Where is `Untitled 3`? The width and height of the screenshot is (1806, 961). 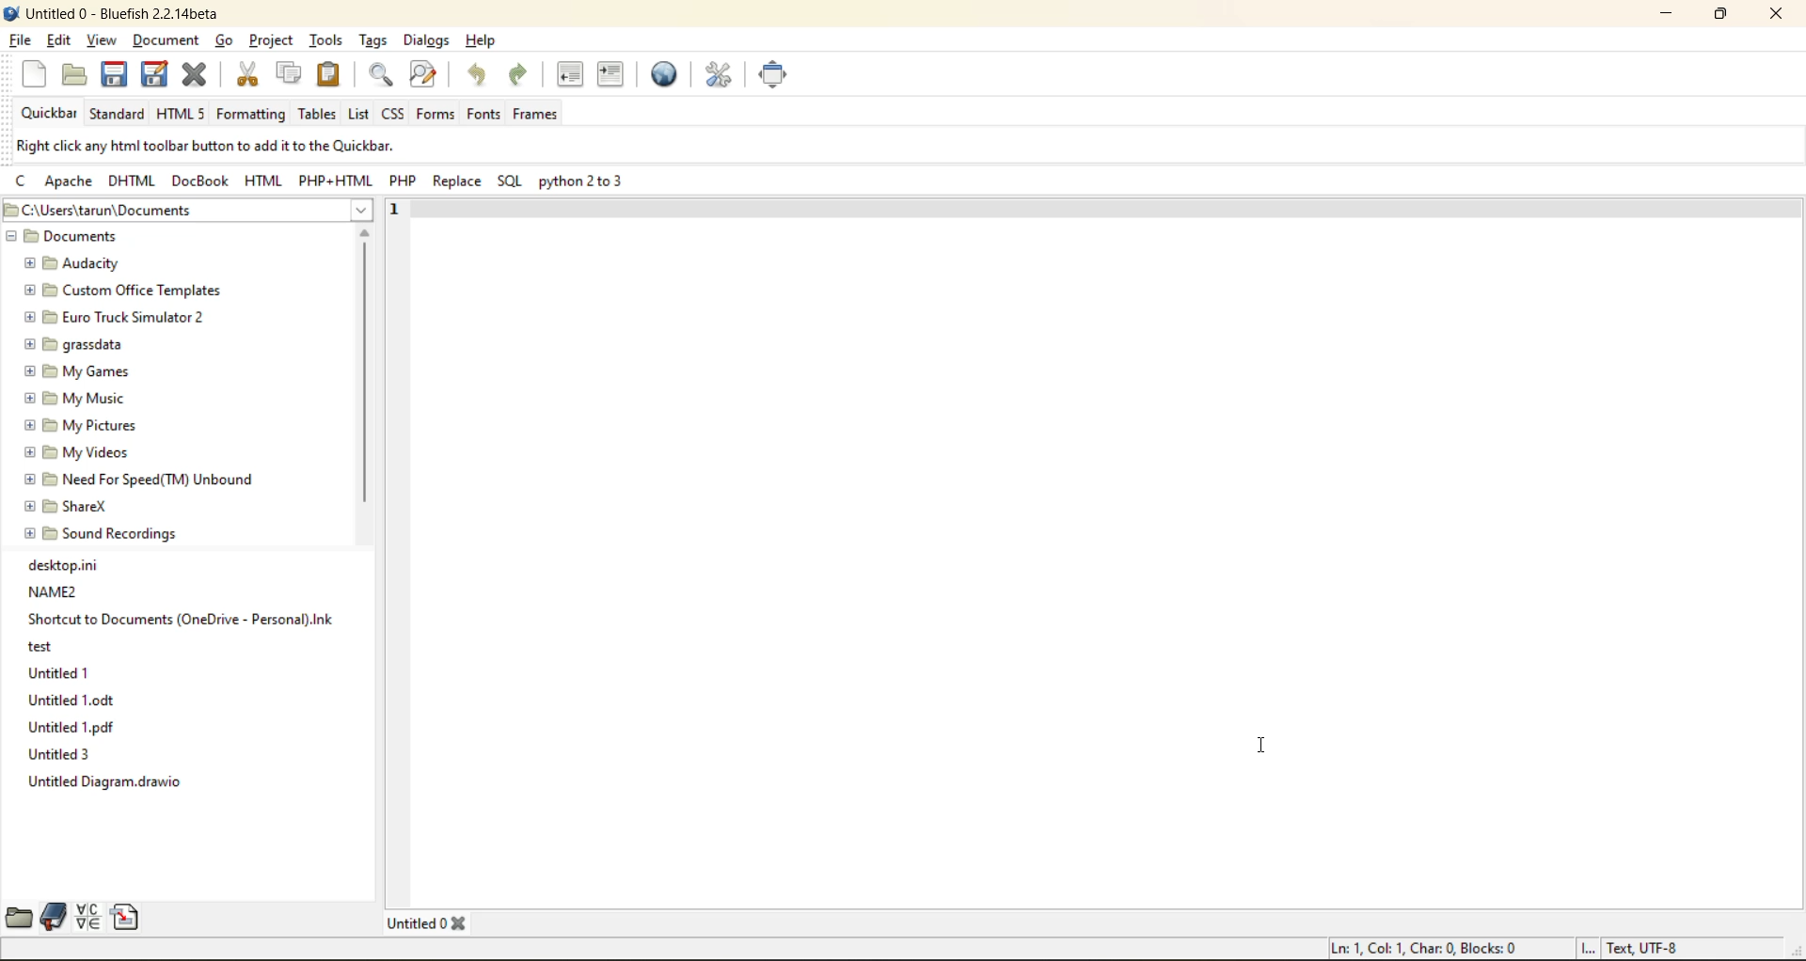
Untitled 3 is located at coordinates (60, 755).